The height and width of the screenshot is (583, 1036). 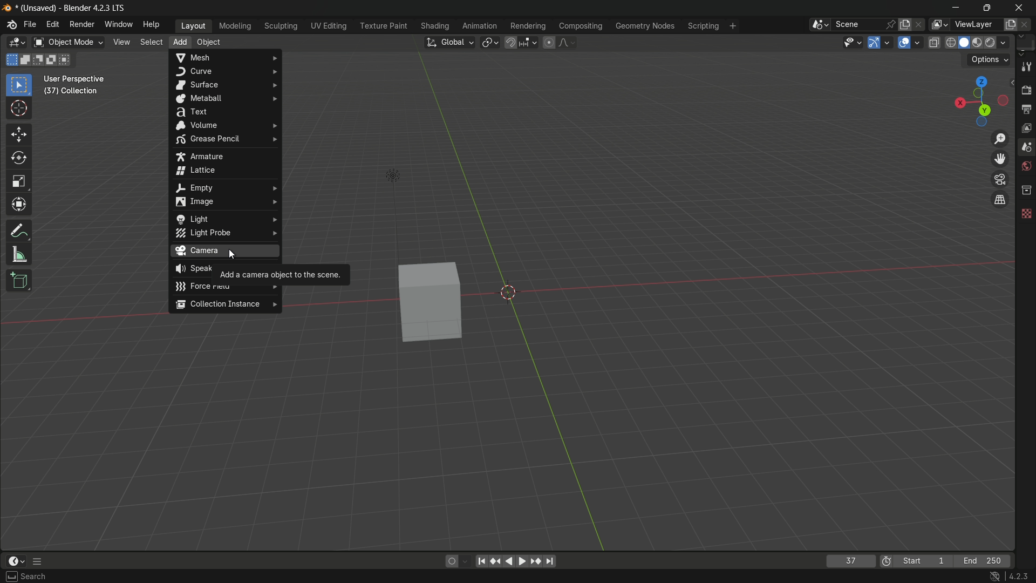 What do you see at coordinates (6, 6) in the screenshot?
I see `logo` at bounding box center [6, 6].